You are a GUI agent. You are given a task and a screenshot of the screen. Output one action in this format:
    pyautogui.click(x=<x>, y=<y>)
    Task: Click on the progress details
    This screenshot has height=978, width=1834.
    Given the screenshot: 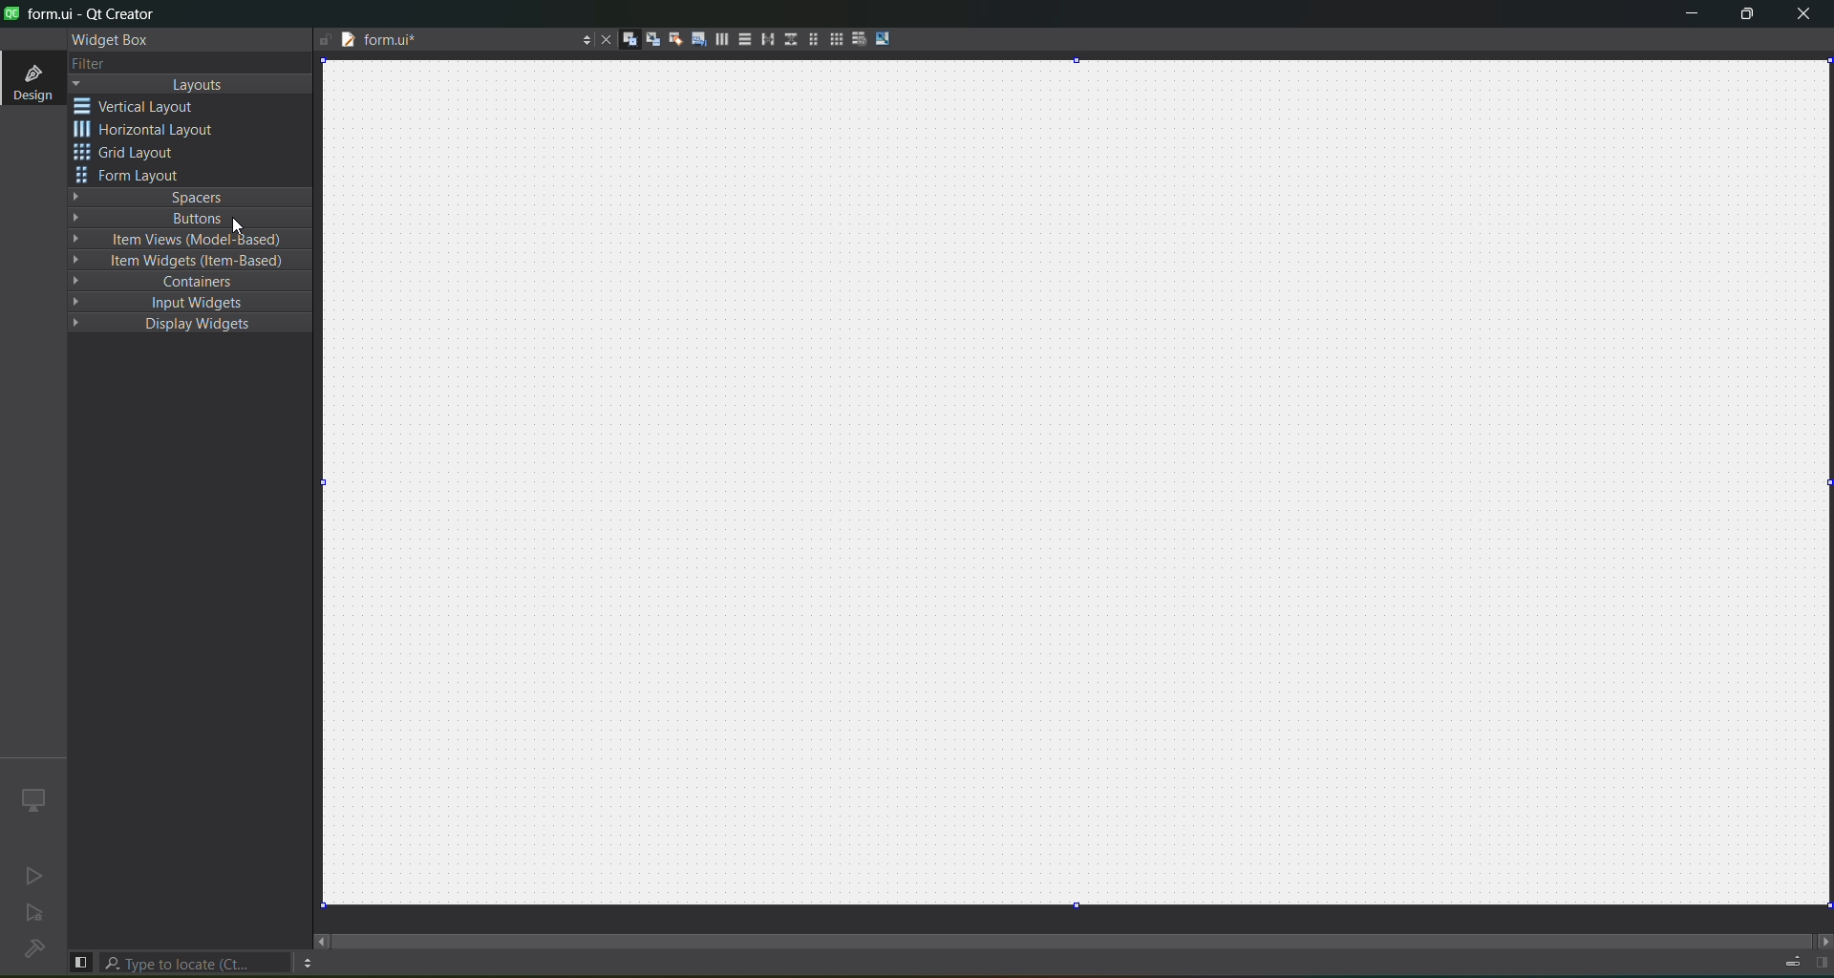 What is the action you would take?
    pyautogui.click(x=1791, y=961)
    